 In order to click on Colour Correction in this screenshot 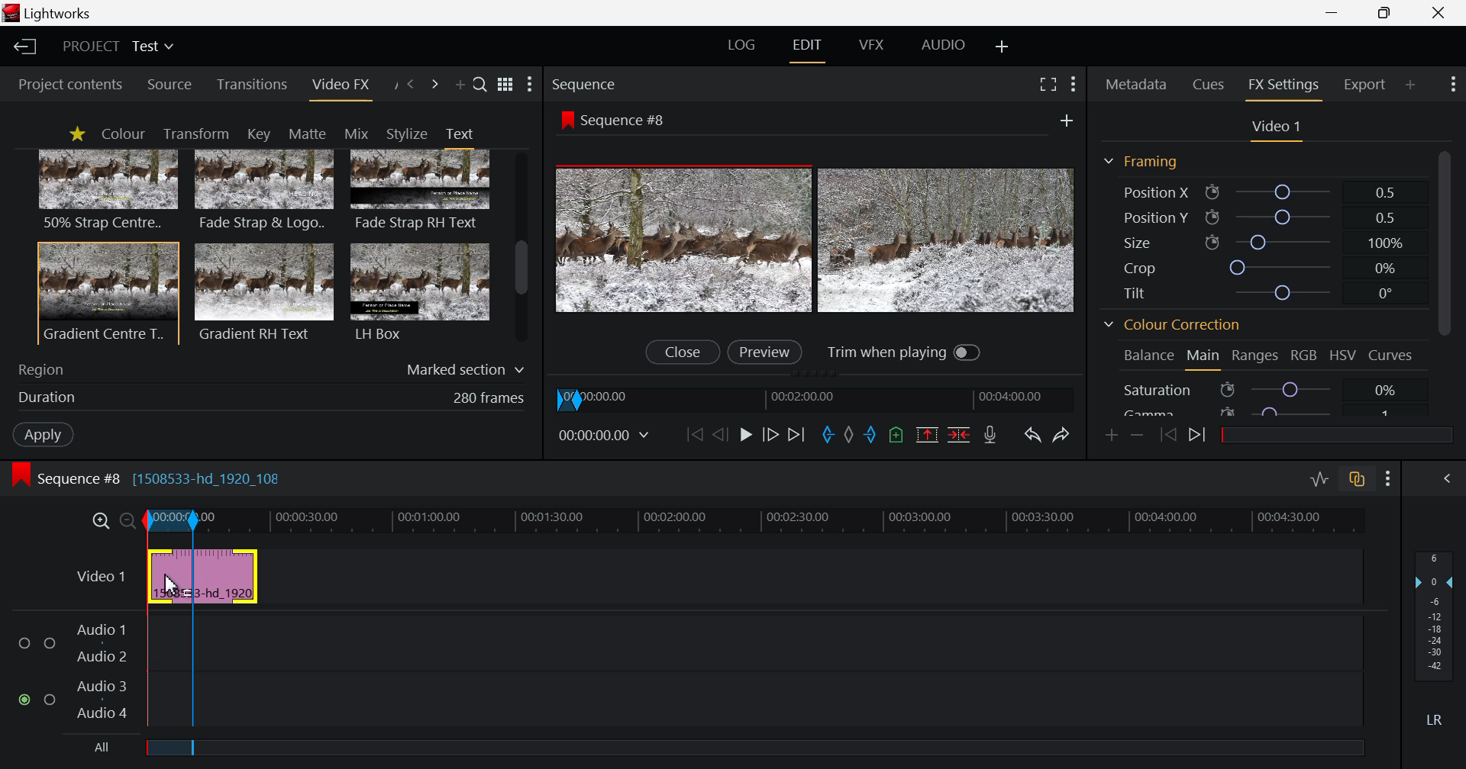, I will do `click(1177, 327)`.